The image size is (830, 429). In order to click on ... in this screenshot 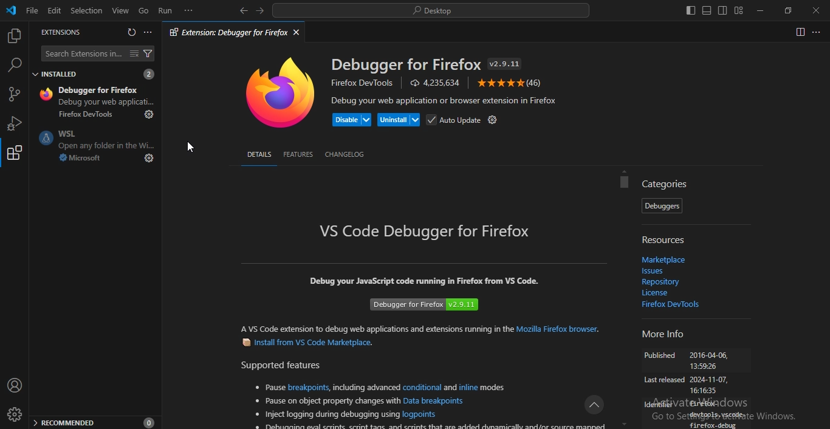, I will do `click(817, 33)`.